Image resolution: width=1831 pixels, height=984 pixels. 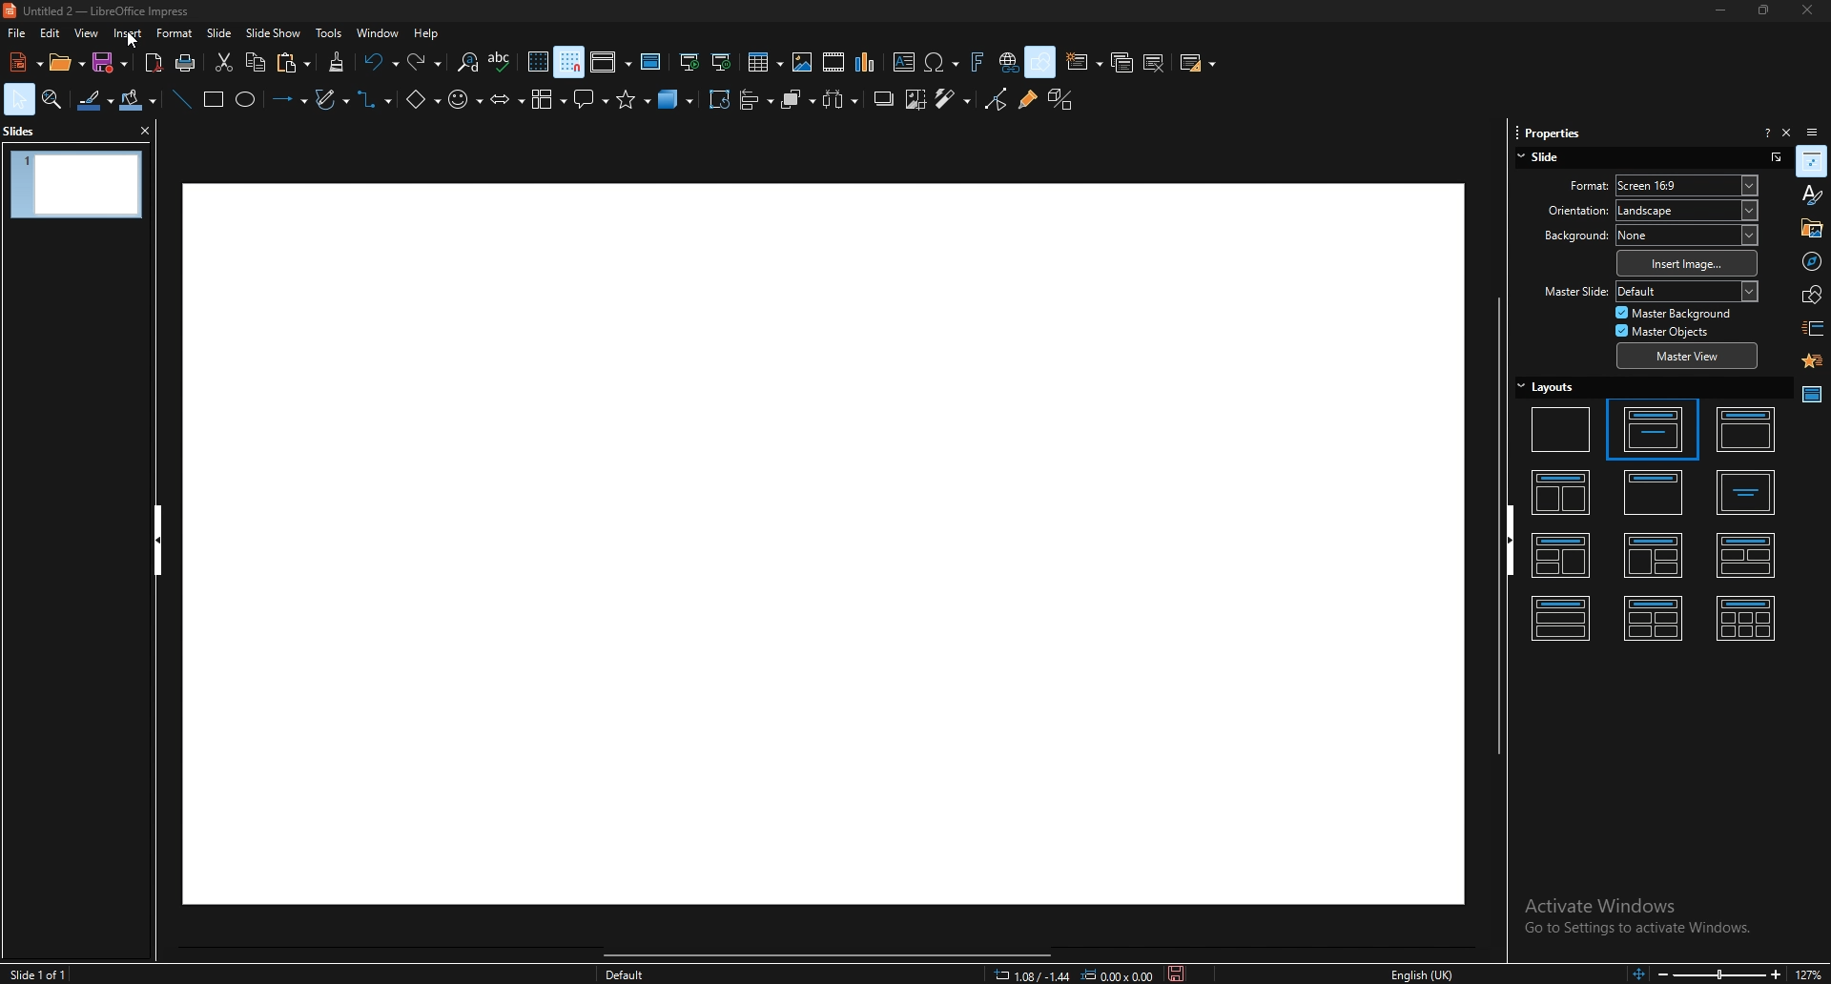 What do you see at coordinates (626, 974) in the screenshot?
I see `default` at bounding box center [626, 974].